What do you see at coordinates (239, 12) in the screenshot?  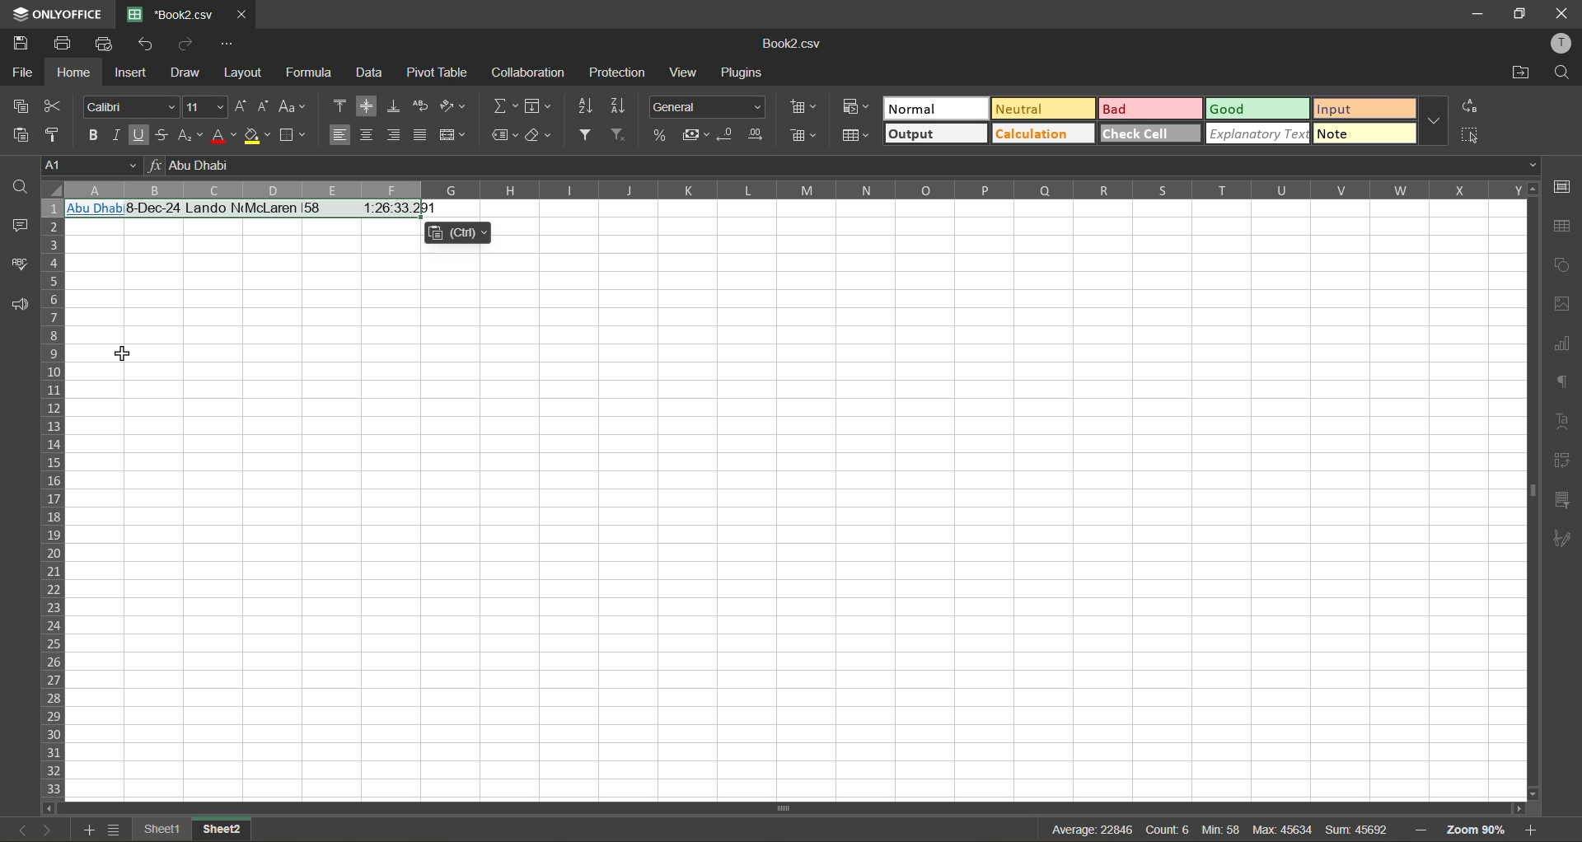 I see `close tab` at bounding box center [239, 12].